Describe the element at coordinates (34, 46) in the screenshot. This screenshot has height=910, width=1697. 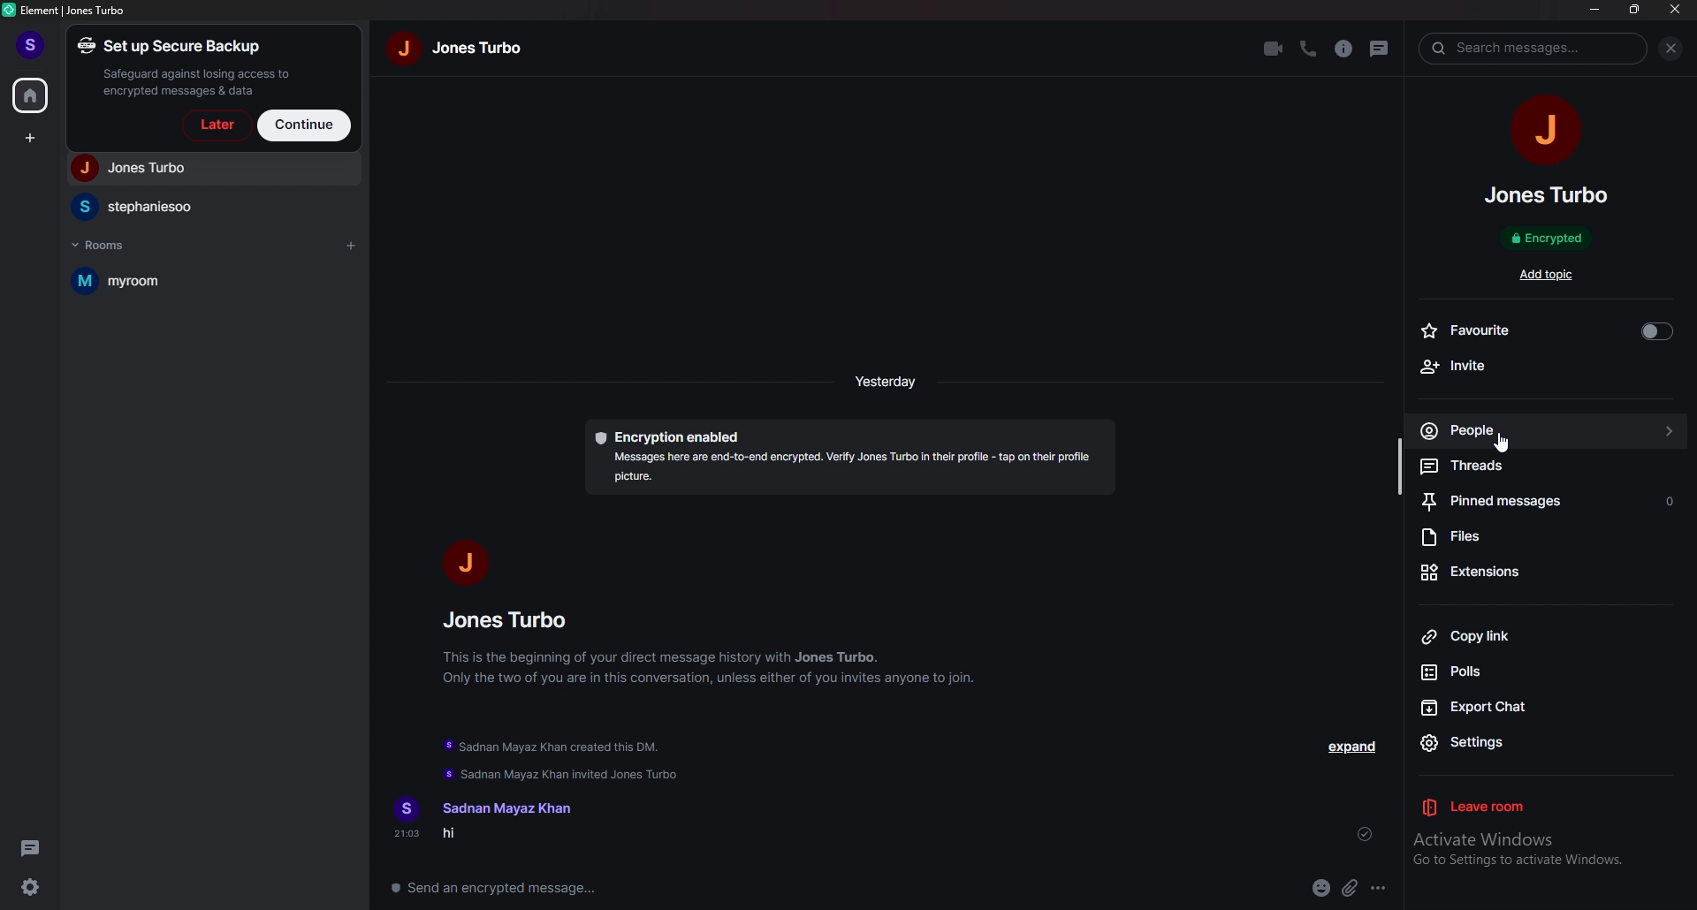
I see `profile` at that location.